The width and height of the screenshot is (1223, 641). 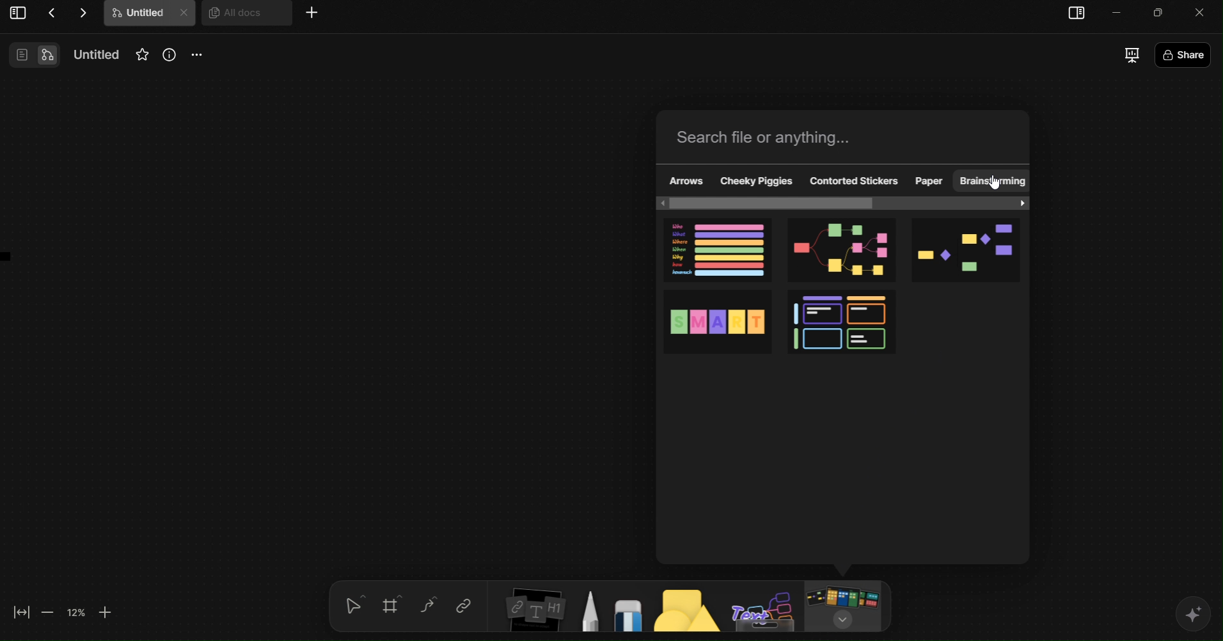 I want to click on minimize, so click(x=1119, y=12).